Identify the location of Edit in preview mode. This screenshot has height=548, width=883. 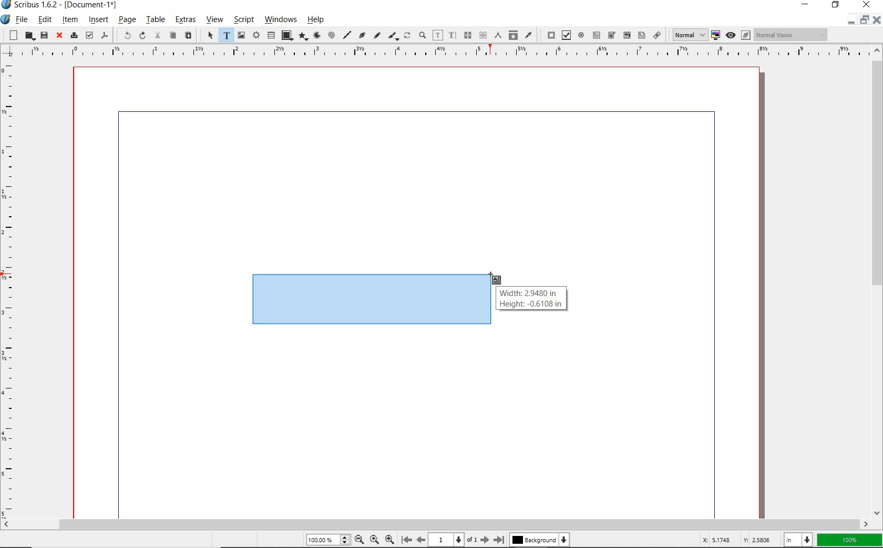
(745, 36).